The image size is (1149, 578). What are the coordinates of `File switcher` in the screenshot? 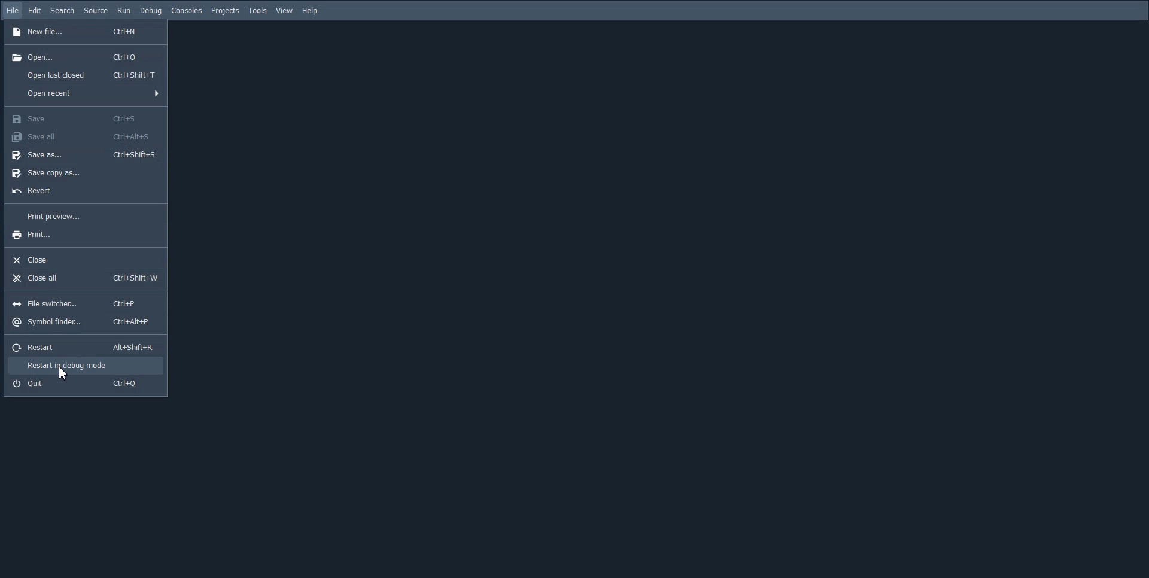 It's located at (84, 303).